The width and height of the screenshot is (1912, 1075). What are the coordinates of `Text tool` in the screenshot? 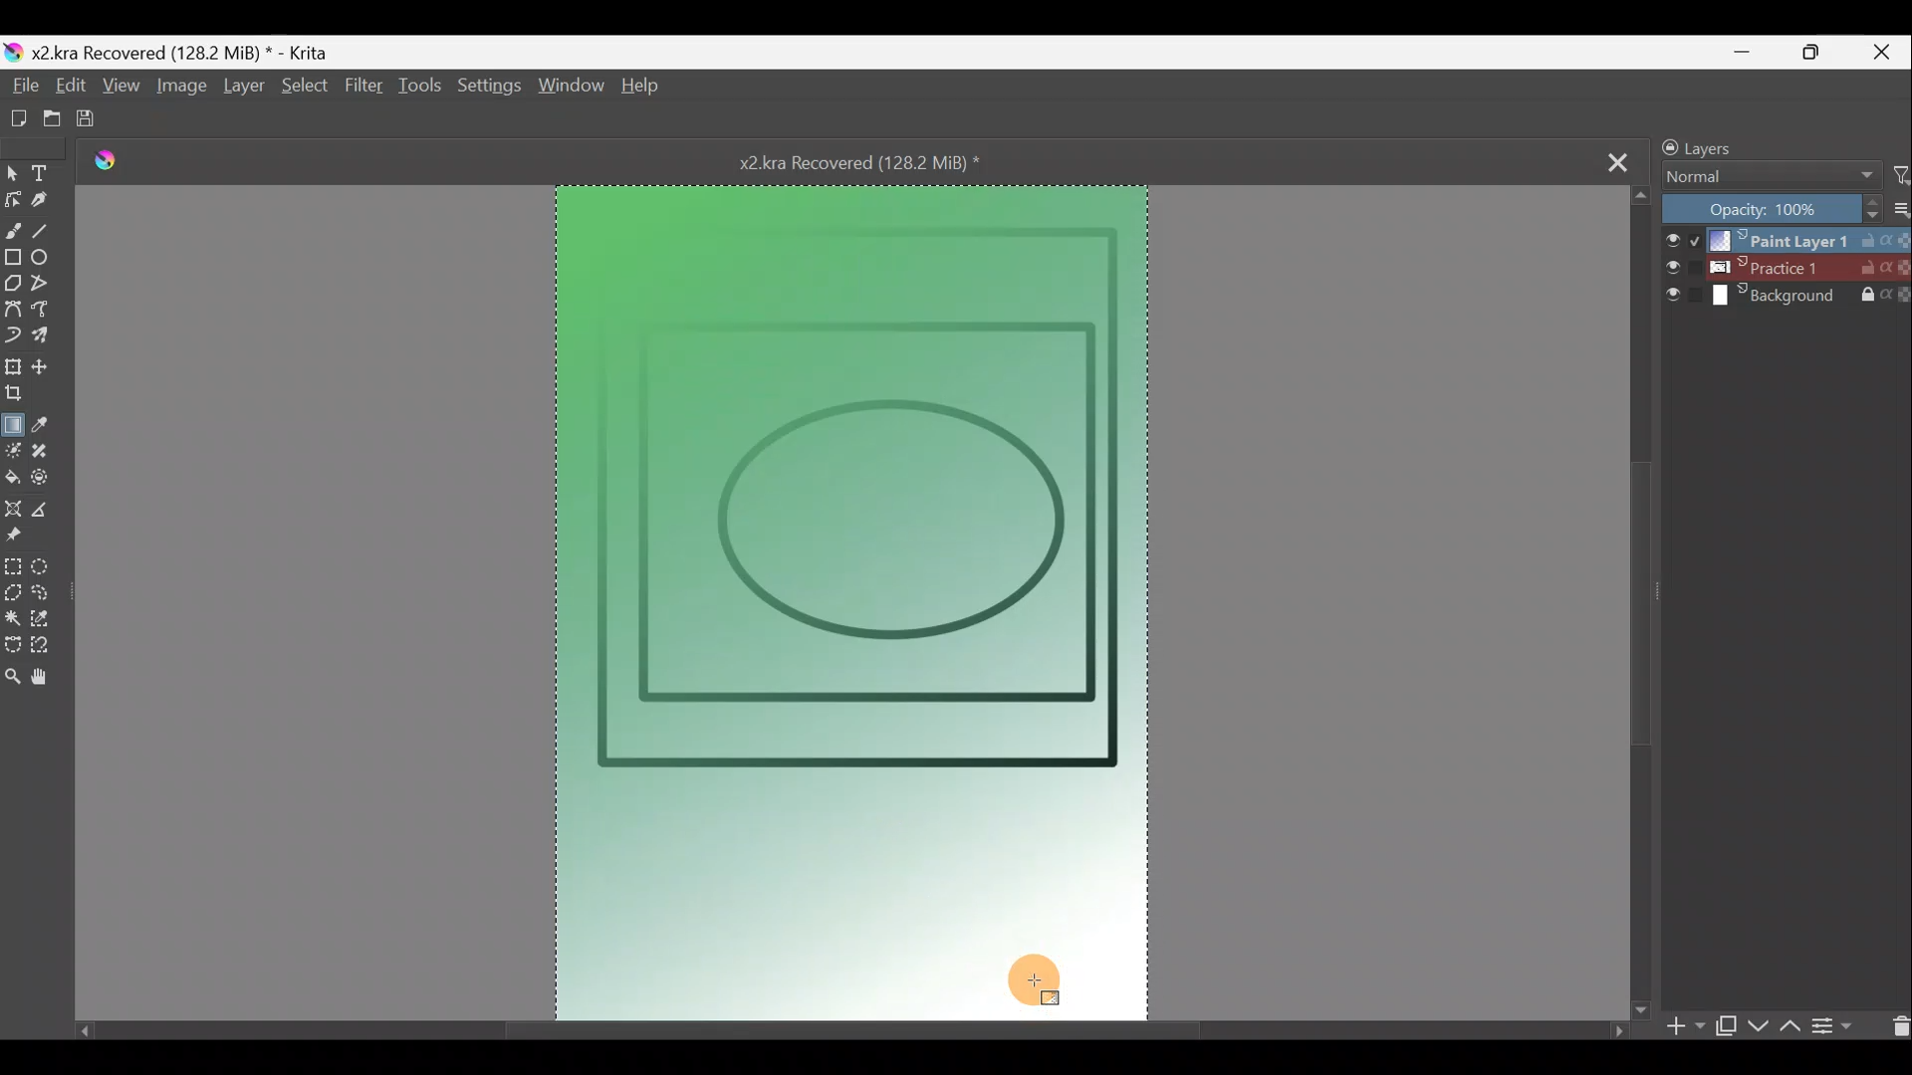 It's located at (46, 173).